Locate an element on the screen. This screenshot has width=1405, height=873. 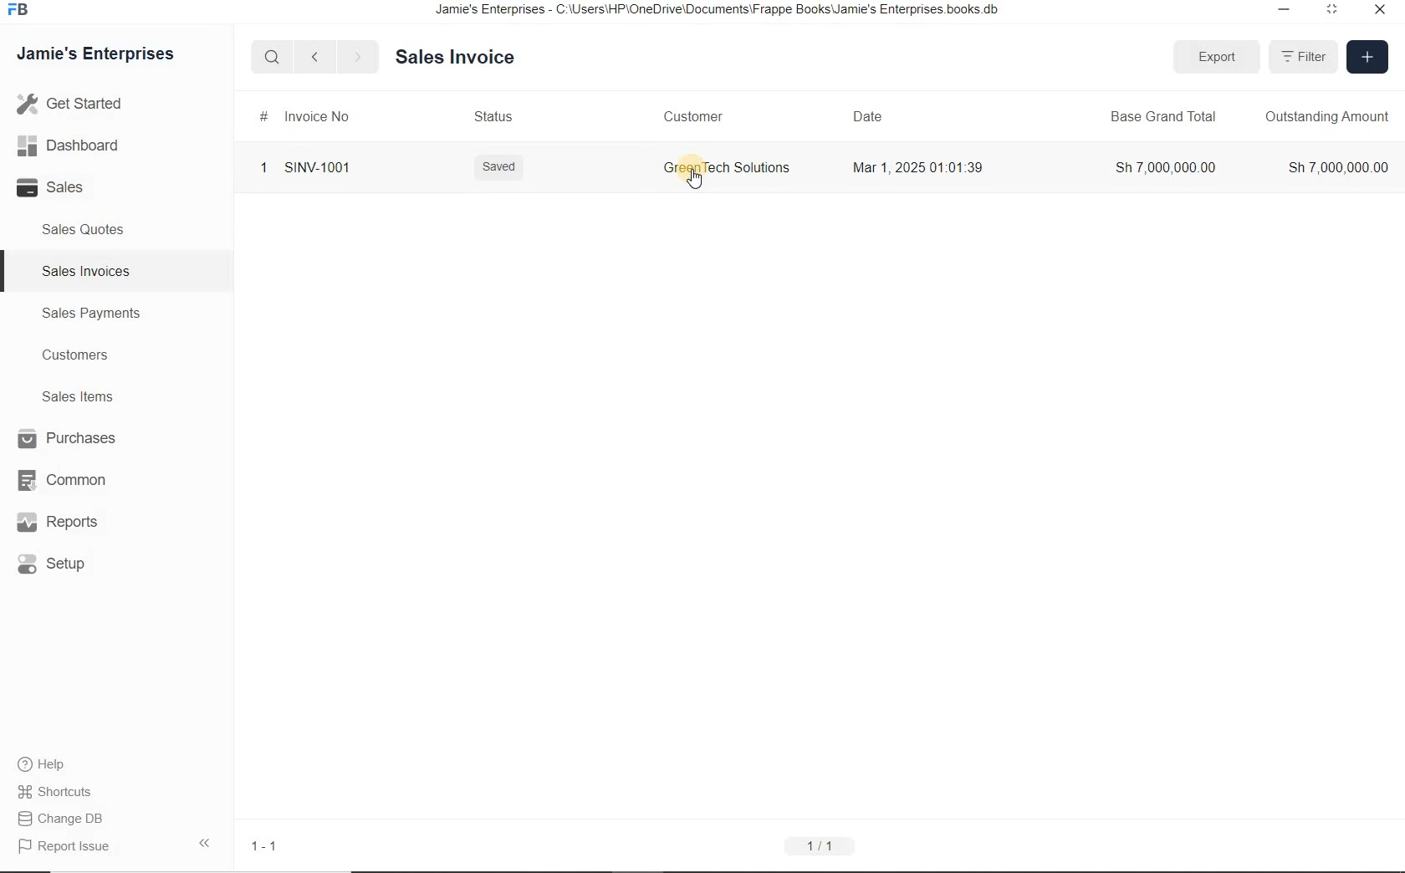
cursor is located at coordinates (697, 181).